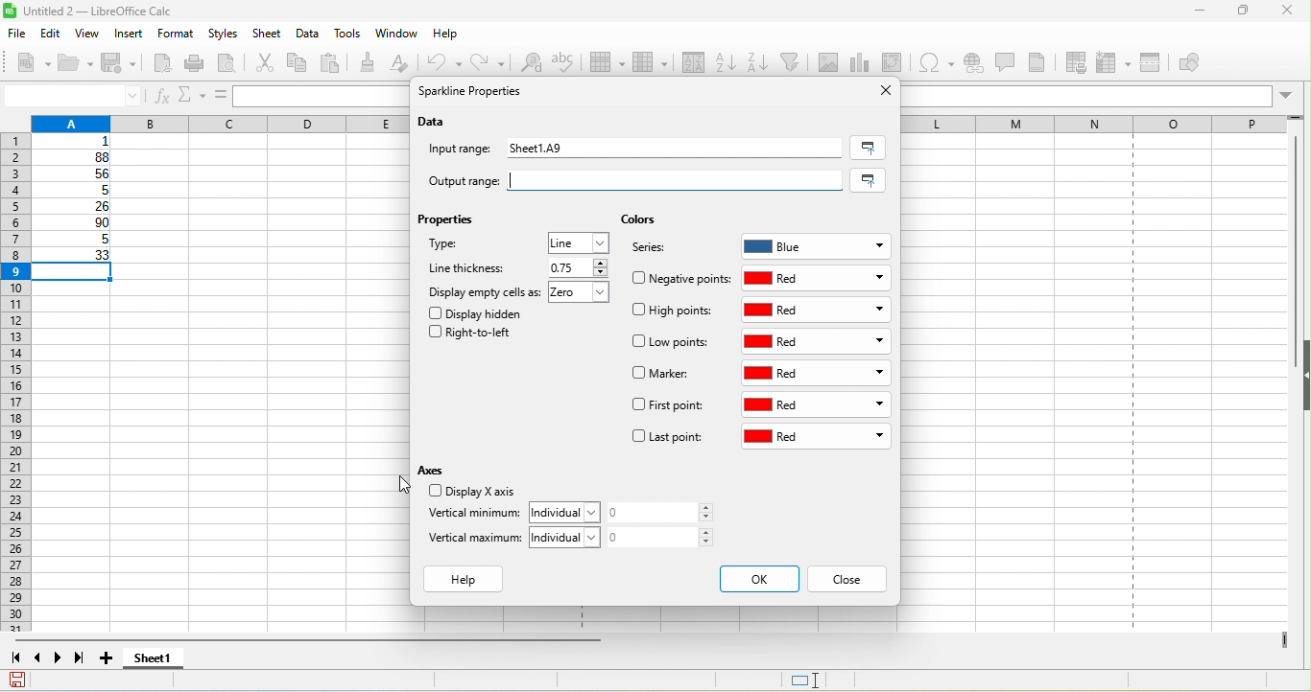 This screenshot has width=1311, height=692. Describe the element at coordinates (672, 150) in the screenshot. I see `sheet 1 a9` at that location.